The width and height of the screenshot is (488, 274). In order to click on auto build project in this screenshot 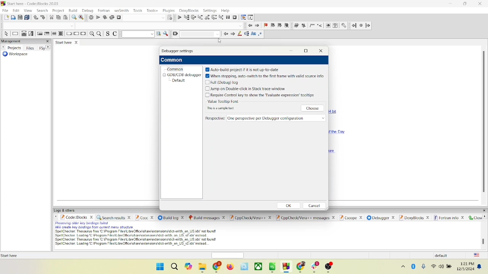, I will do `click(244, 70)`.